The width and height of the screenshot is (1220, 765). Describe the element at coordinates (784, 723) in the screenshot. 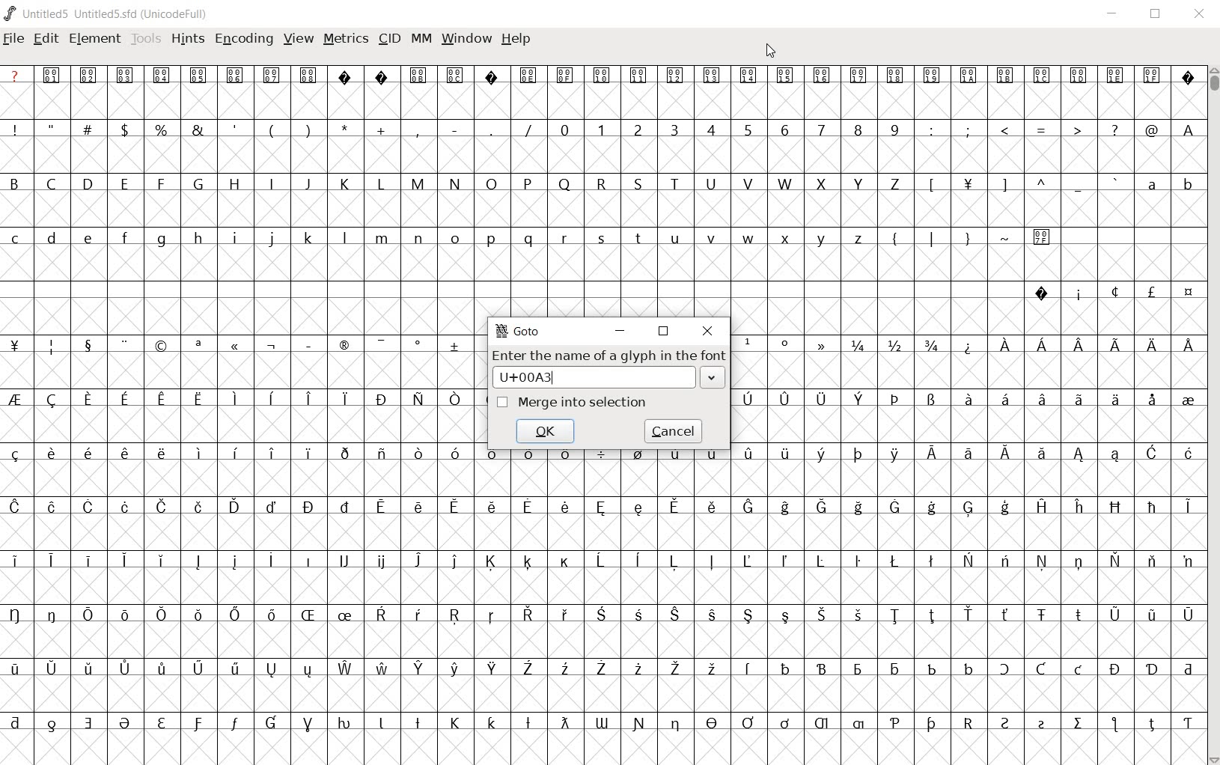

I see `Symbol` at that location.